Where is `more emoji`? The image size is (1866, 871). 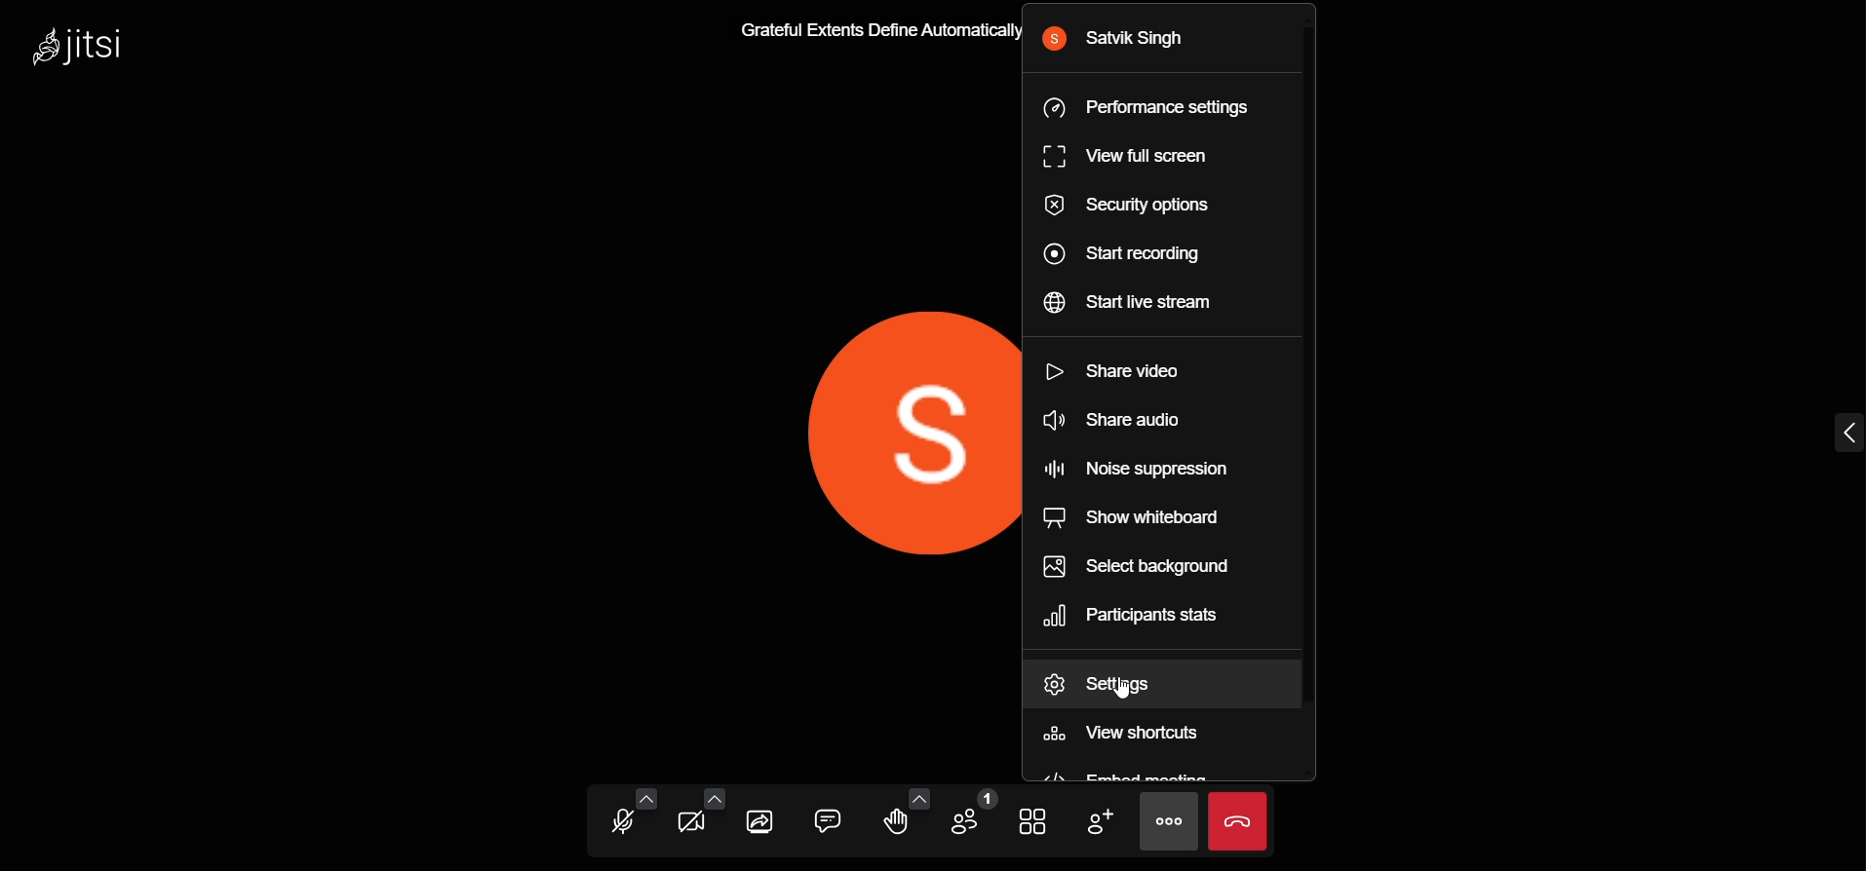
more emoji is located at coordinates (922, 796).